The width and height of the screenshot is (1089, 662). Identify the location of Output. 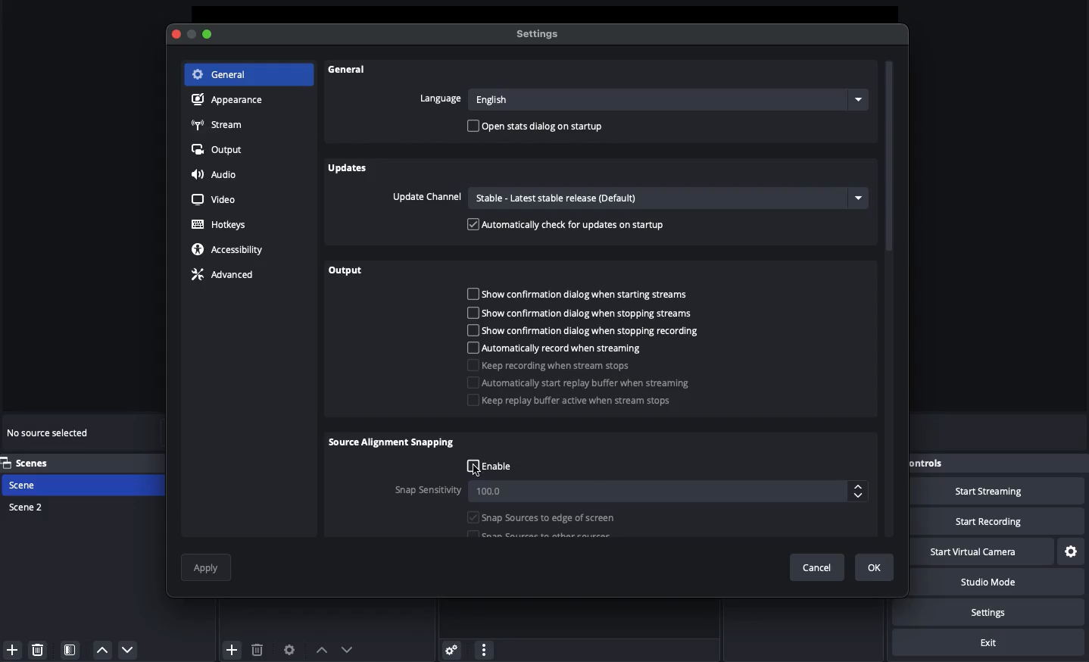
(347, 271).